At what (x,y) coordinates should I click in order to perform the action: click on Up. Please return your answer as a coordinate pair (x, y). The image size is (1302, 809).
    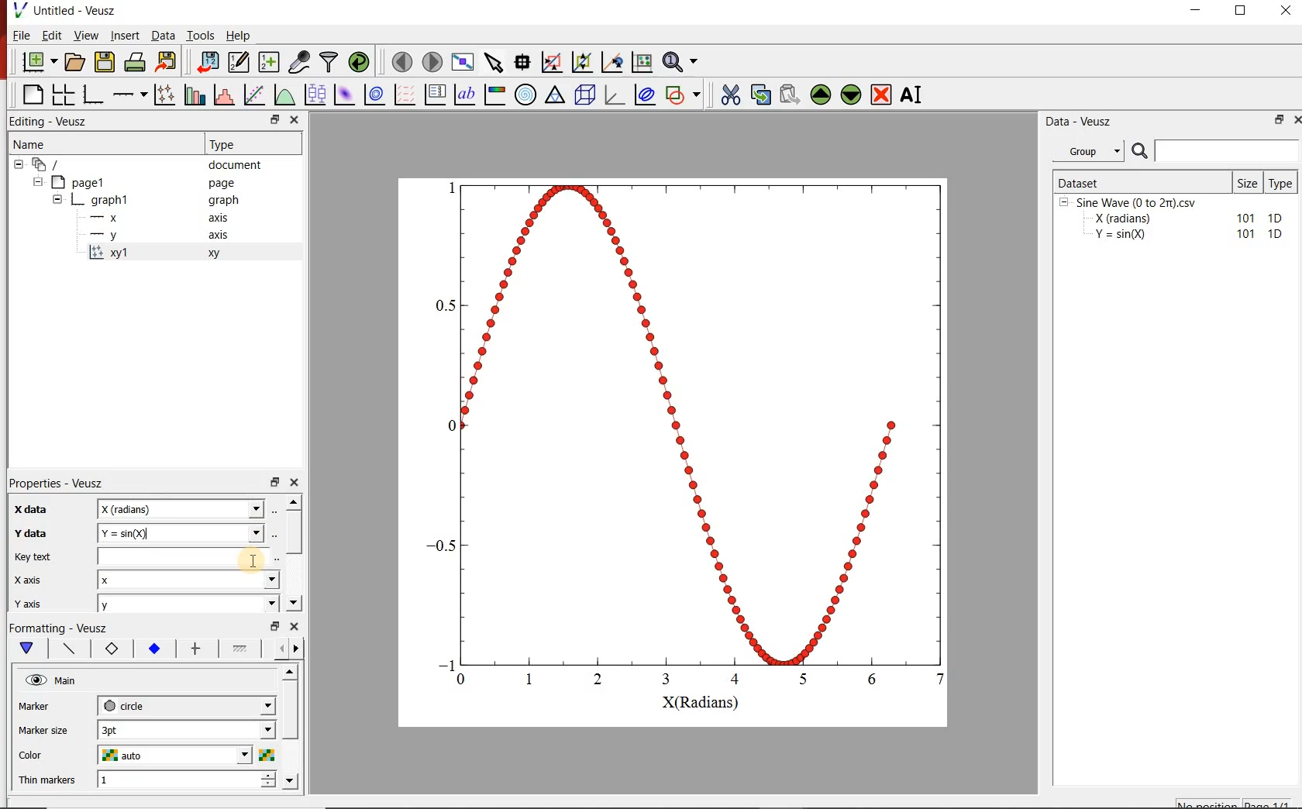
    Looking at the image, I should click on (294, 501).